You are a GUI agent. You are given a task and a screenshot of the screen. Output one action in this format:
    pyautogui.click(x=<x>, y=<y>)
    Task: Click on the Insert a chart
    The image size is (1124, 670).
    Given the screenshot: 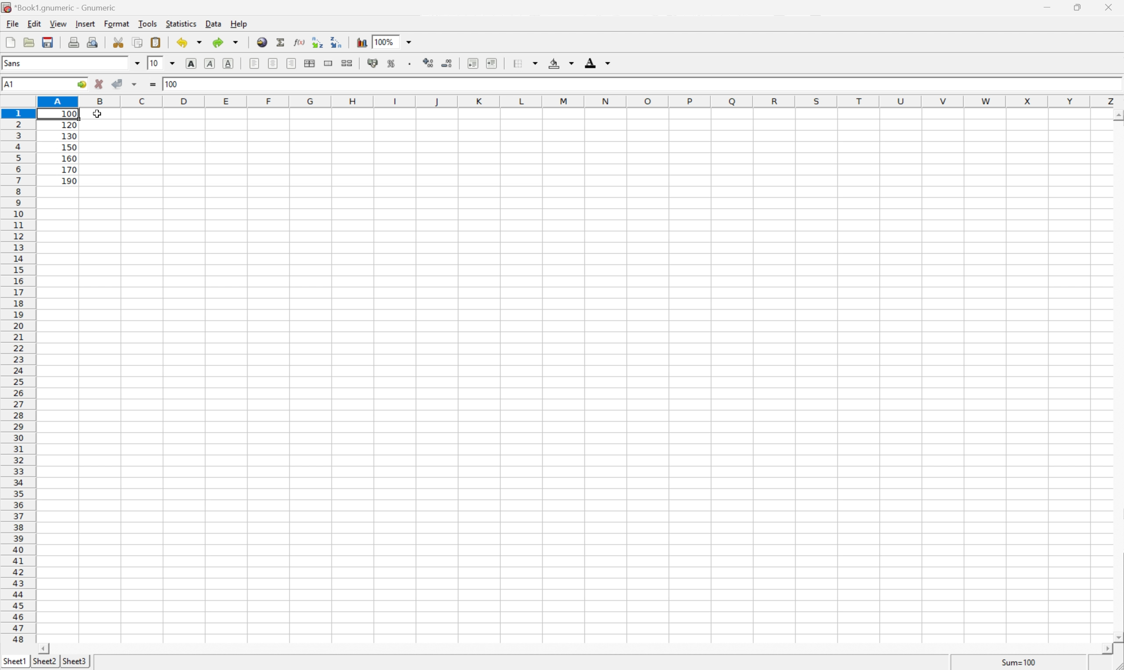 What is the action you would take?
    pyautogui.click(x=361, y=42)
    